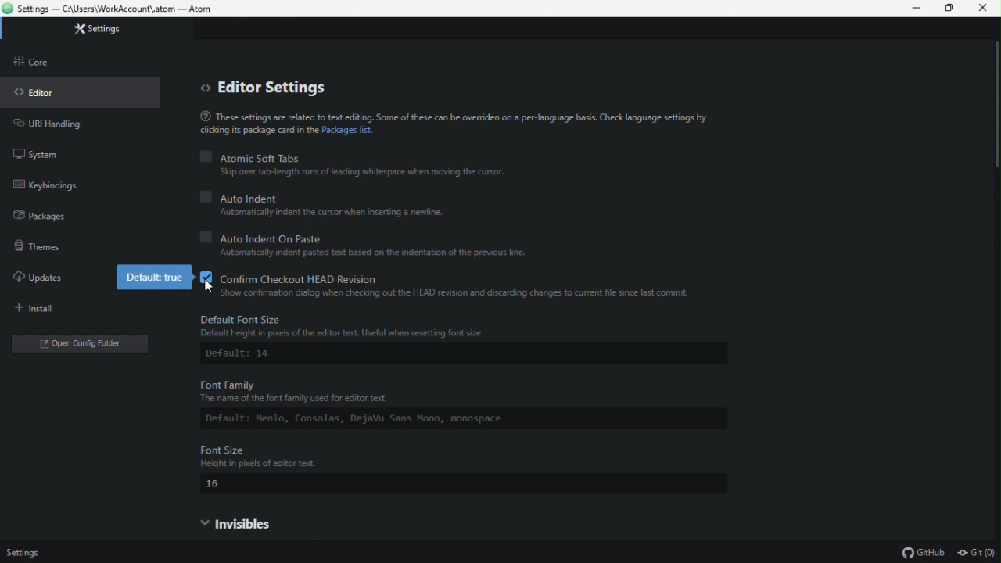 The width and height of the screenshot is (1001, 563). Describe the element at coordinates (253, 354) in the screenshot. I see `Default: 14` at that location.